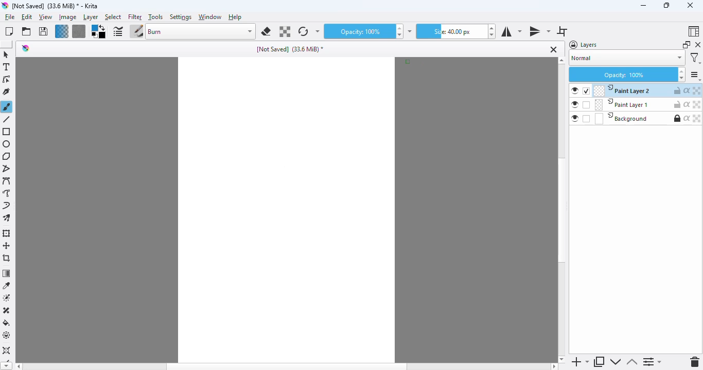  I want to click on move a layer, so click(7, 246).